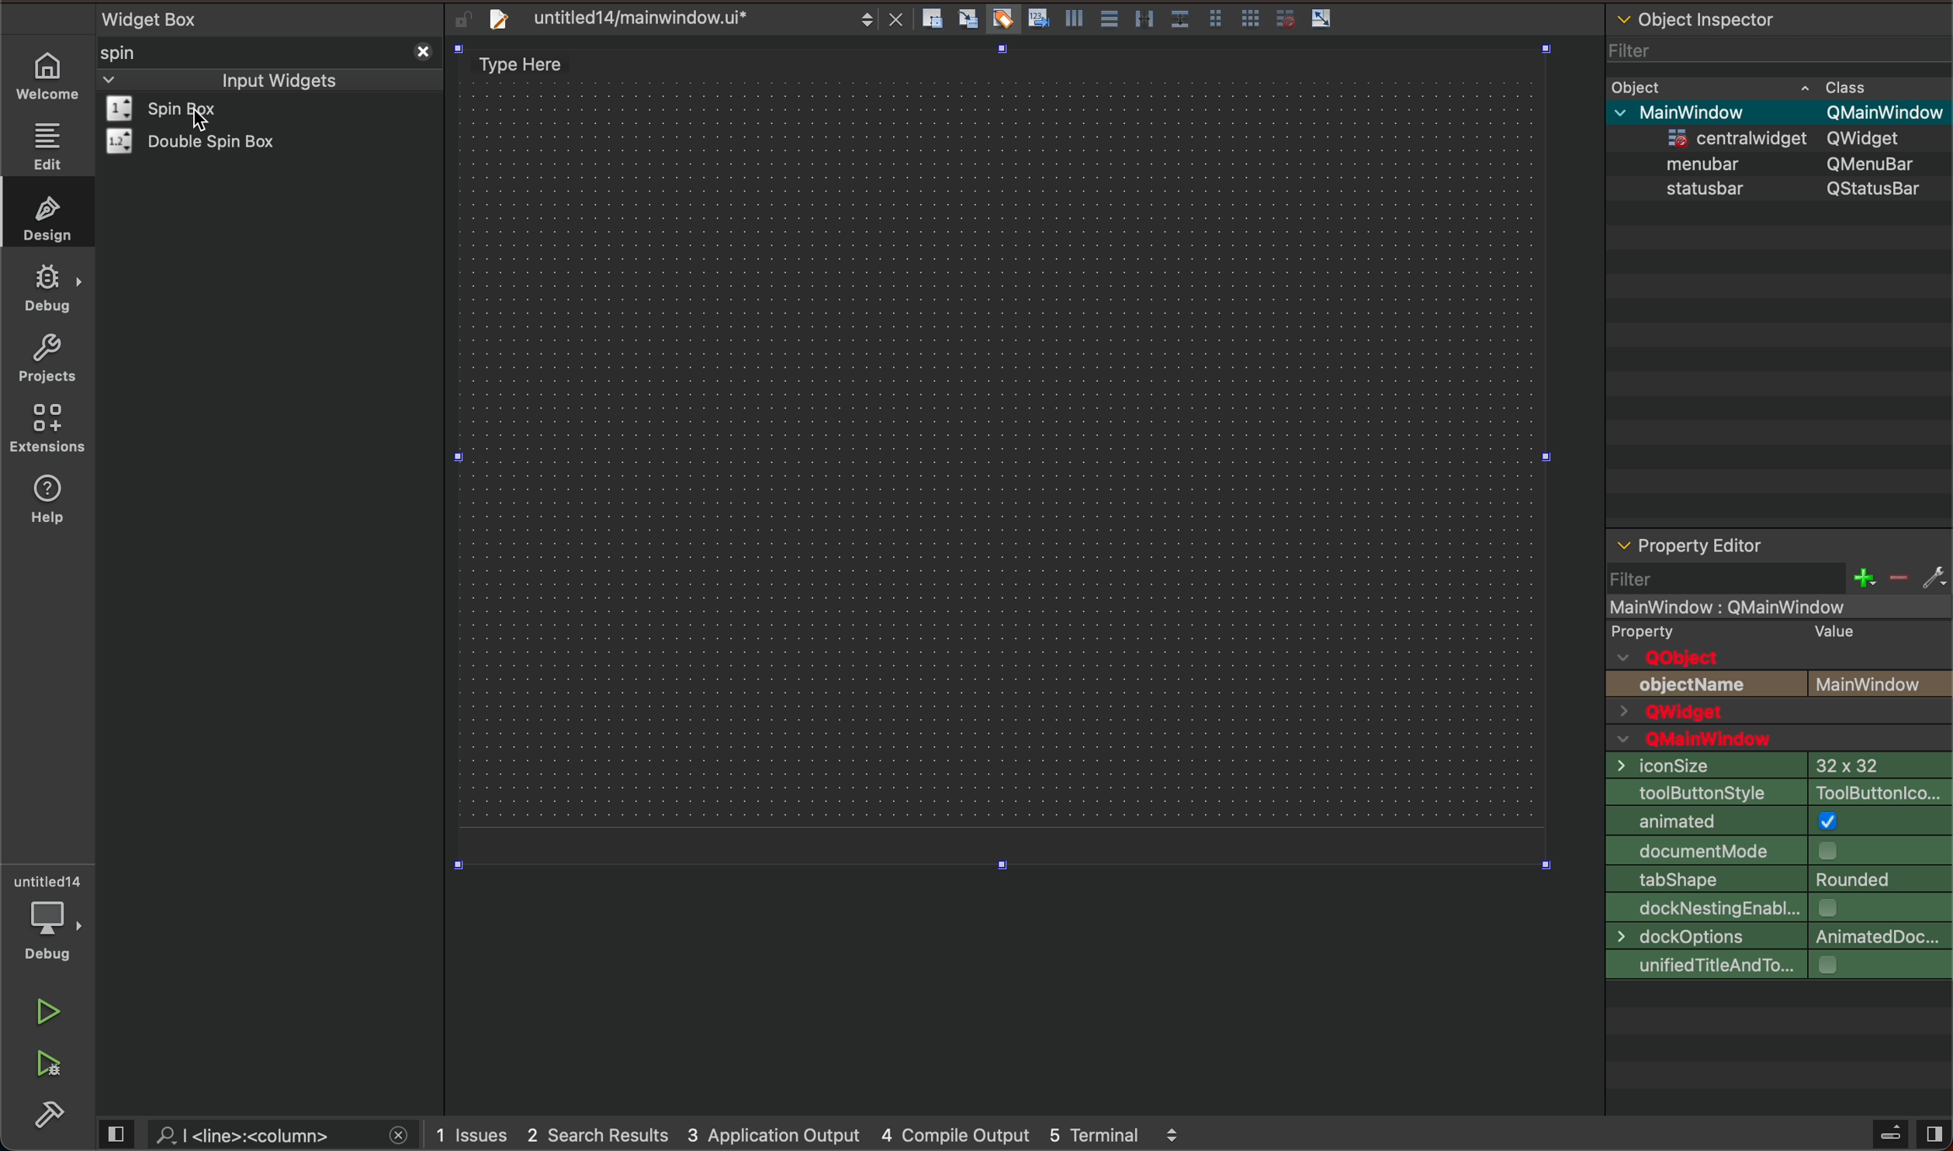 The width and height of the screenshot is (1953, 1151). Describe the element at coordinates (1778, 879) in the screenshot. I see `tab shape` at that location.